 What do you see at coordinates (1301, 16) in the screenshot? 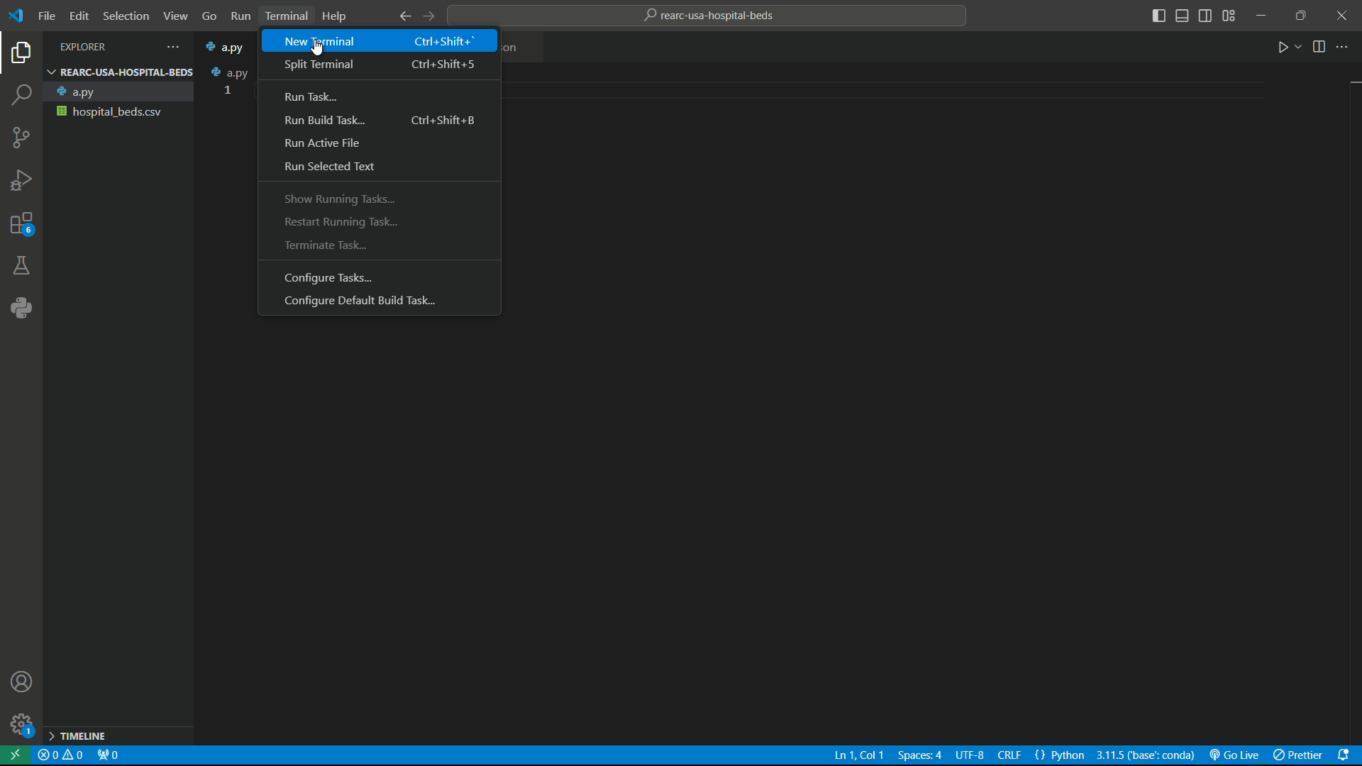
I see `maixmize or restore` at bounding box center [1301, 16].